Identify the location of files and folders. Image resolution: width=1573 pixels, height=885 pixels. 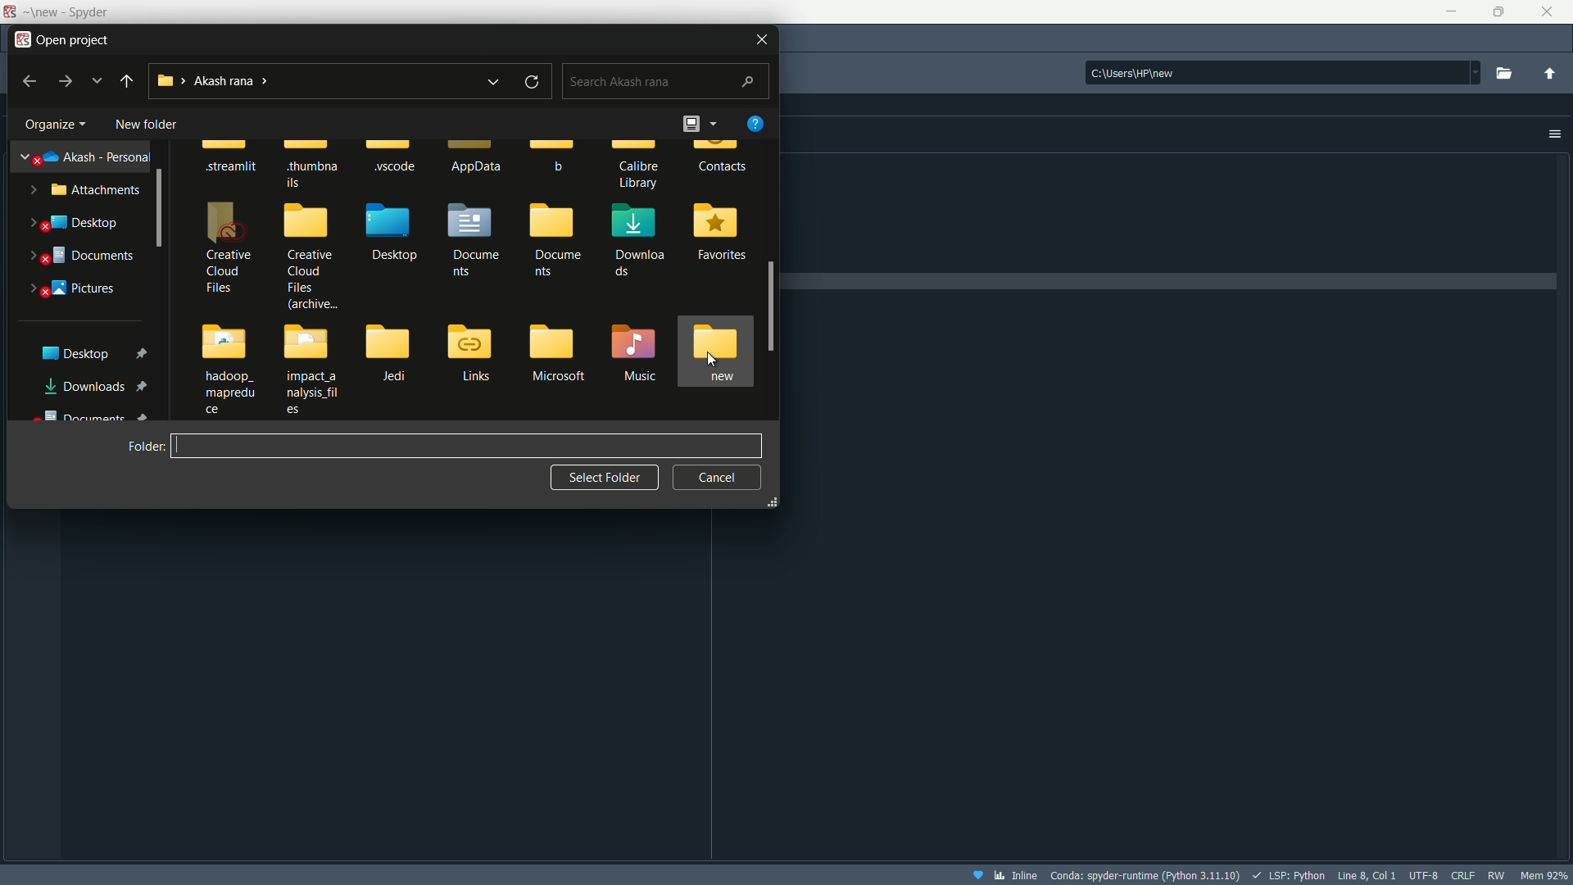
(469, 276).